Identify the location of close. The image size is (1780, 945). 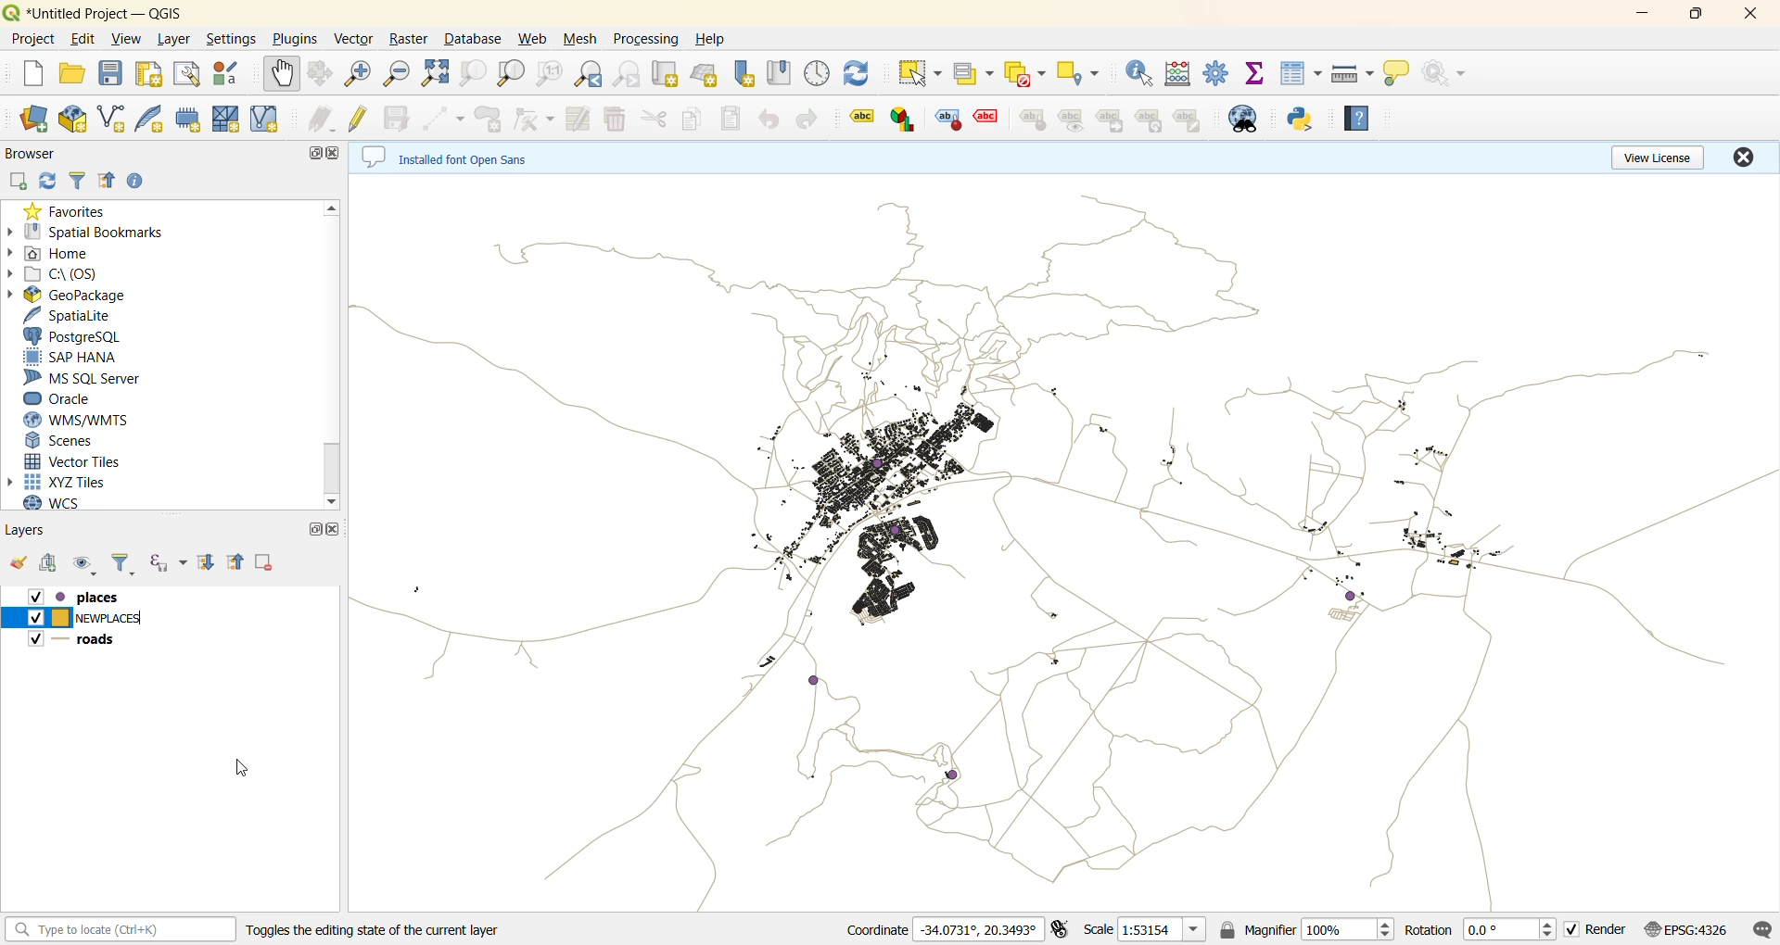
(337, 526).